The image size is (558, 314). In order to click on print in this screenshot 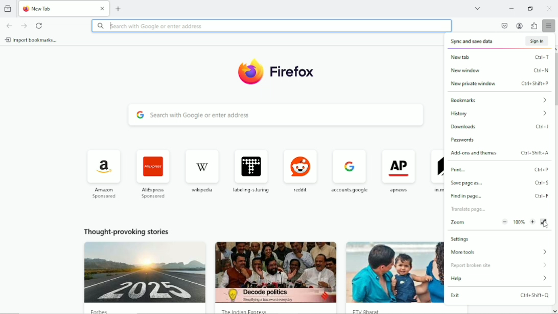, I will do `click(502, 170)`.